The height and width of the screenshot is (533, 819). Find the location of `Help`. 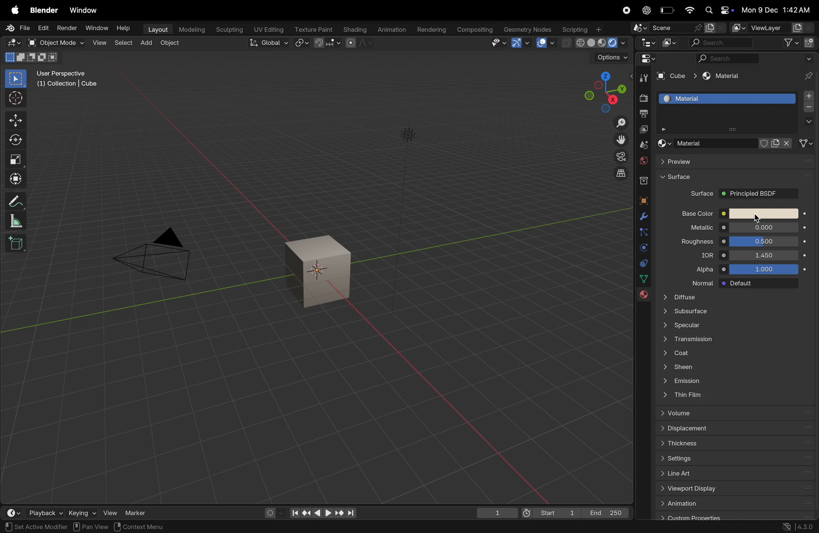

Help is located at coordinates (124, 28).